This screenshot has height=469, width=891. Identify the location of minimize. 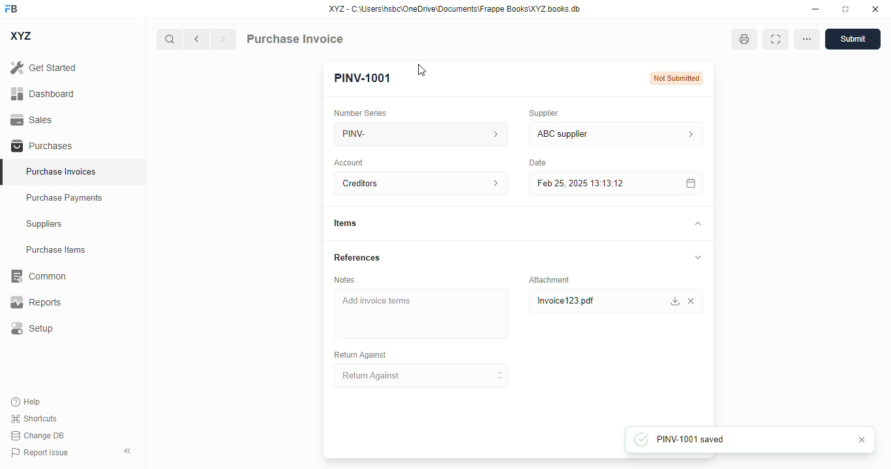
(815, 8).